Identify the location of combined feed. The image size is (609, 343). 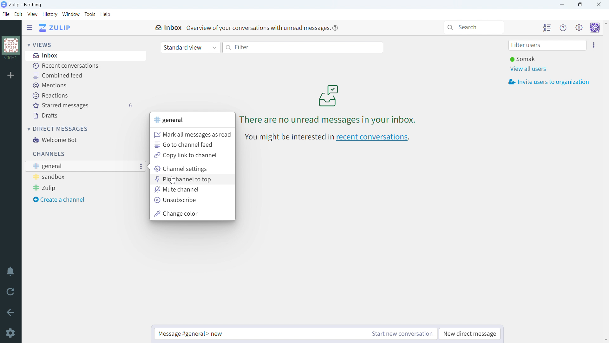
(81, 76).